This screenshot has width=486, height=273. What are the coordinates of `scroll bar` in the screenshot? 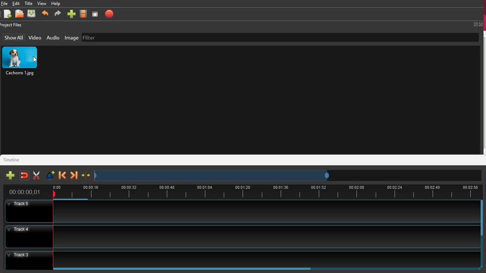 It's located at (481, 219).